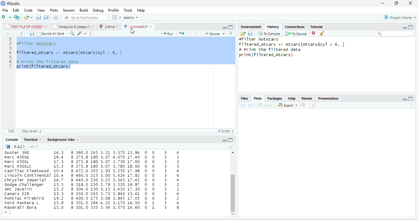 Image resolution: width=418 pixels, height=220 pixels. What do you see at coordinates (231, 33) in the screenshot?
I see `options` at bounding box center [231, 33].